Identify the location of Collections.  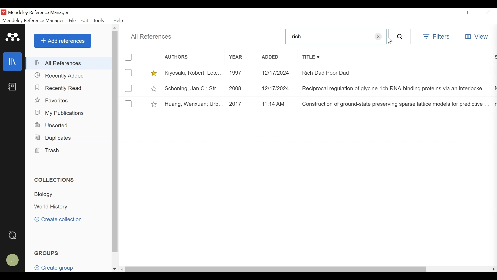
(54, 180).